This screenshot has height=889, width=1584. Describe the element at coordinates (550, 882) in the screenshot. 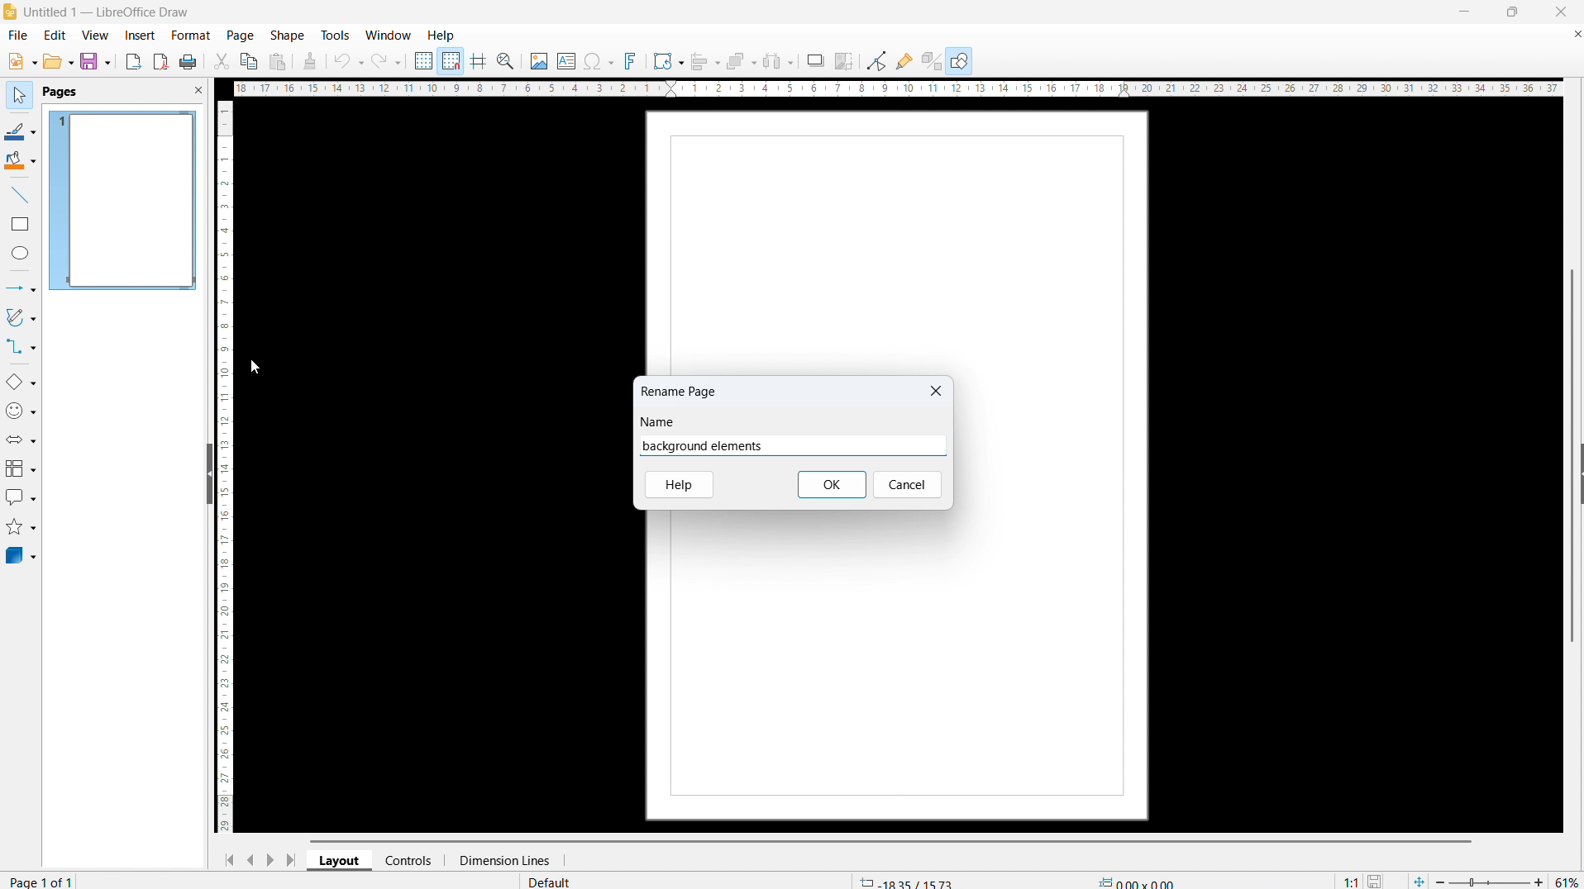

I see `default page style` at that location.